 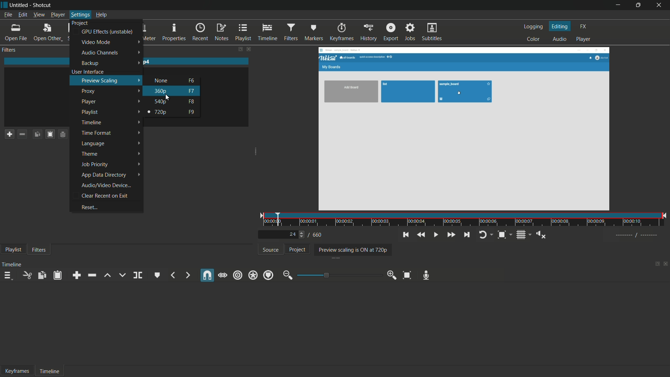 What do you see at coordinates (76, 275) in the screenshot?
I see `append` at bounding box center [76, 275].